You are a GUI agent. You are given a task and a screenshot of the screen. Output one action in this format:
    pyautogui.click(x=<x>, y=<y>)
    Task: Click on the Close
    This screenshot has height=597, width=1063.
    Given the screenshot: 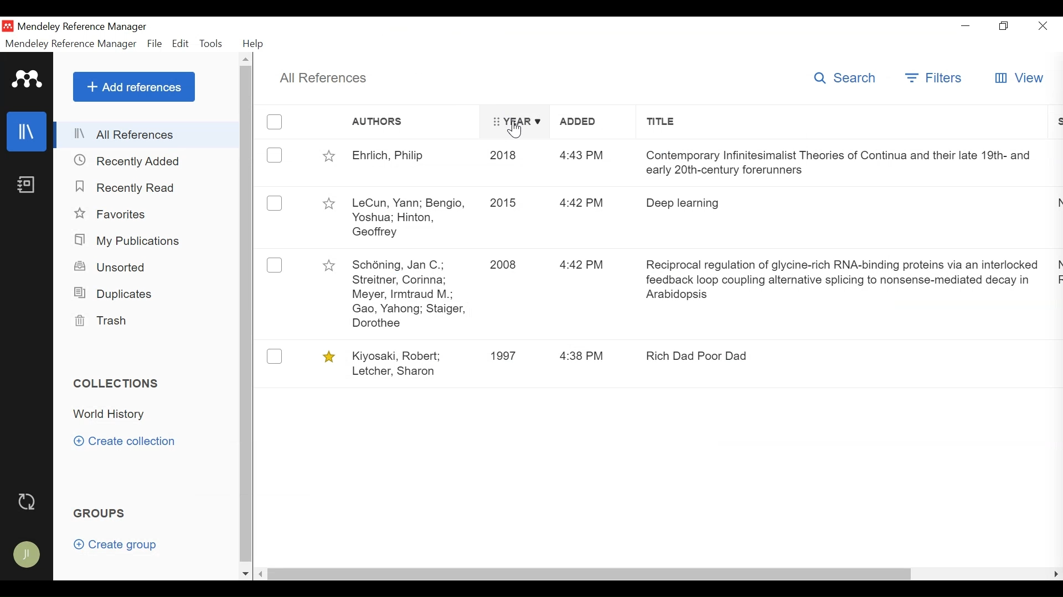 What is the action you would take?
    pyautogui.click(x=1045, y=25)
    